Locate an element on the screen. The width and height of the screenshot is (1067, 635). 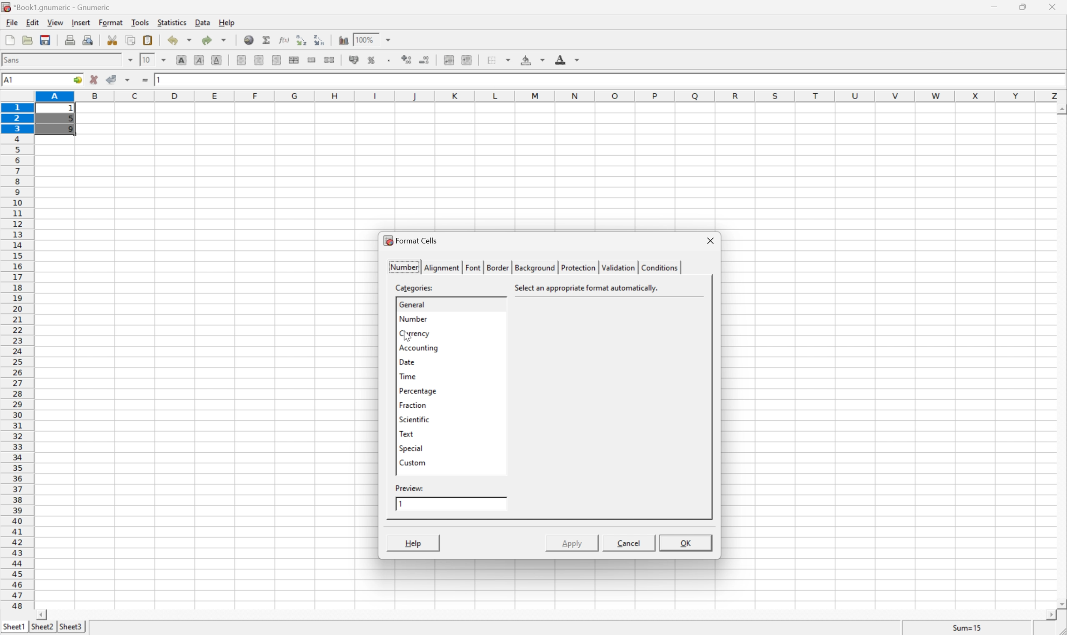
scroll right is located at coordinates (1050, 615).